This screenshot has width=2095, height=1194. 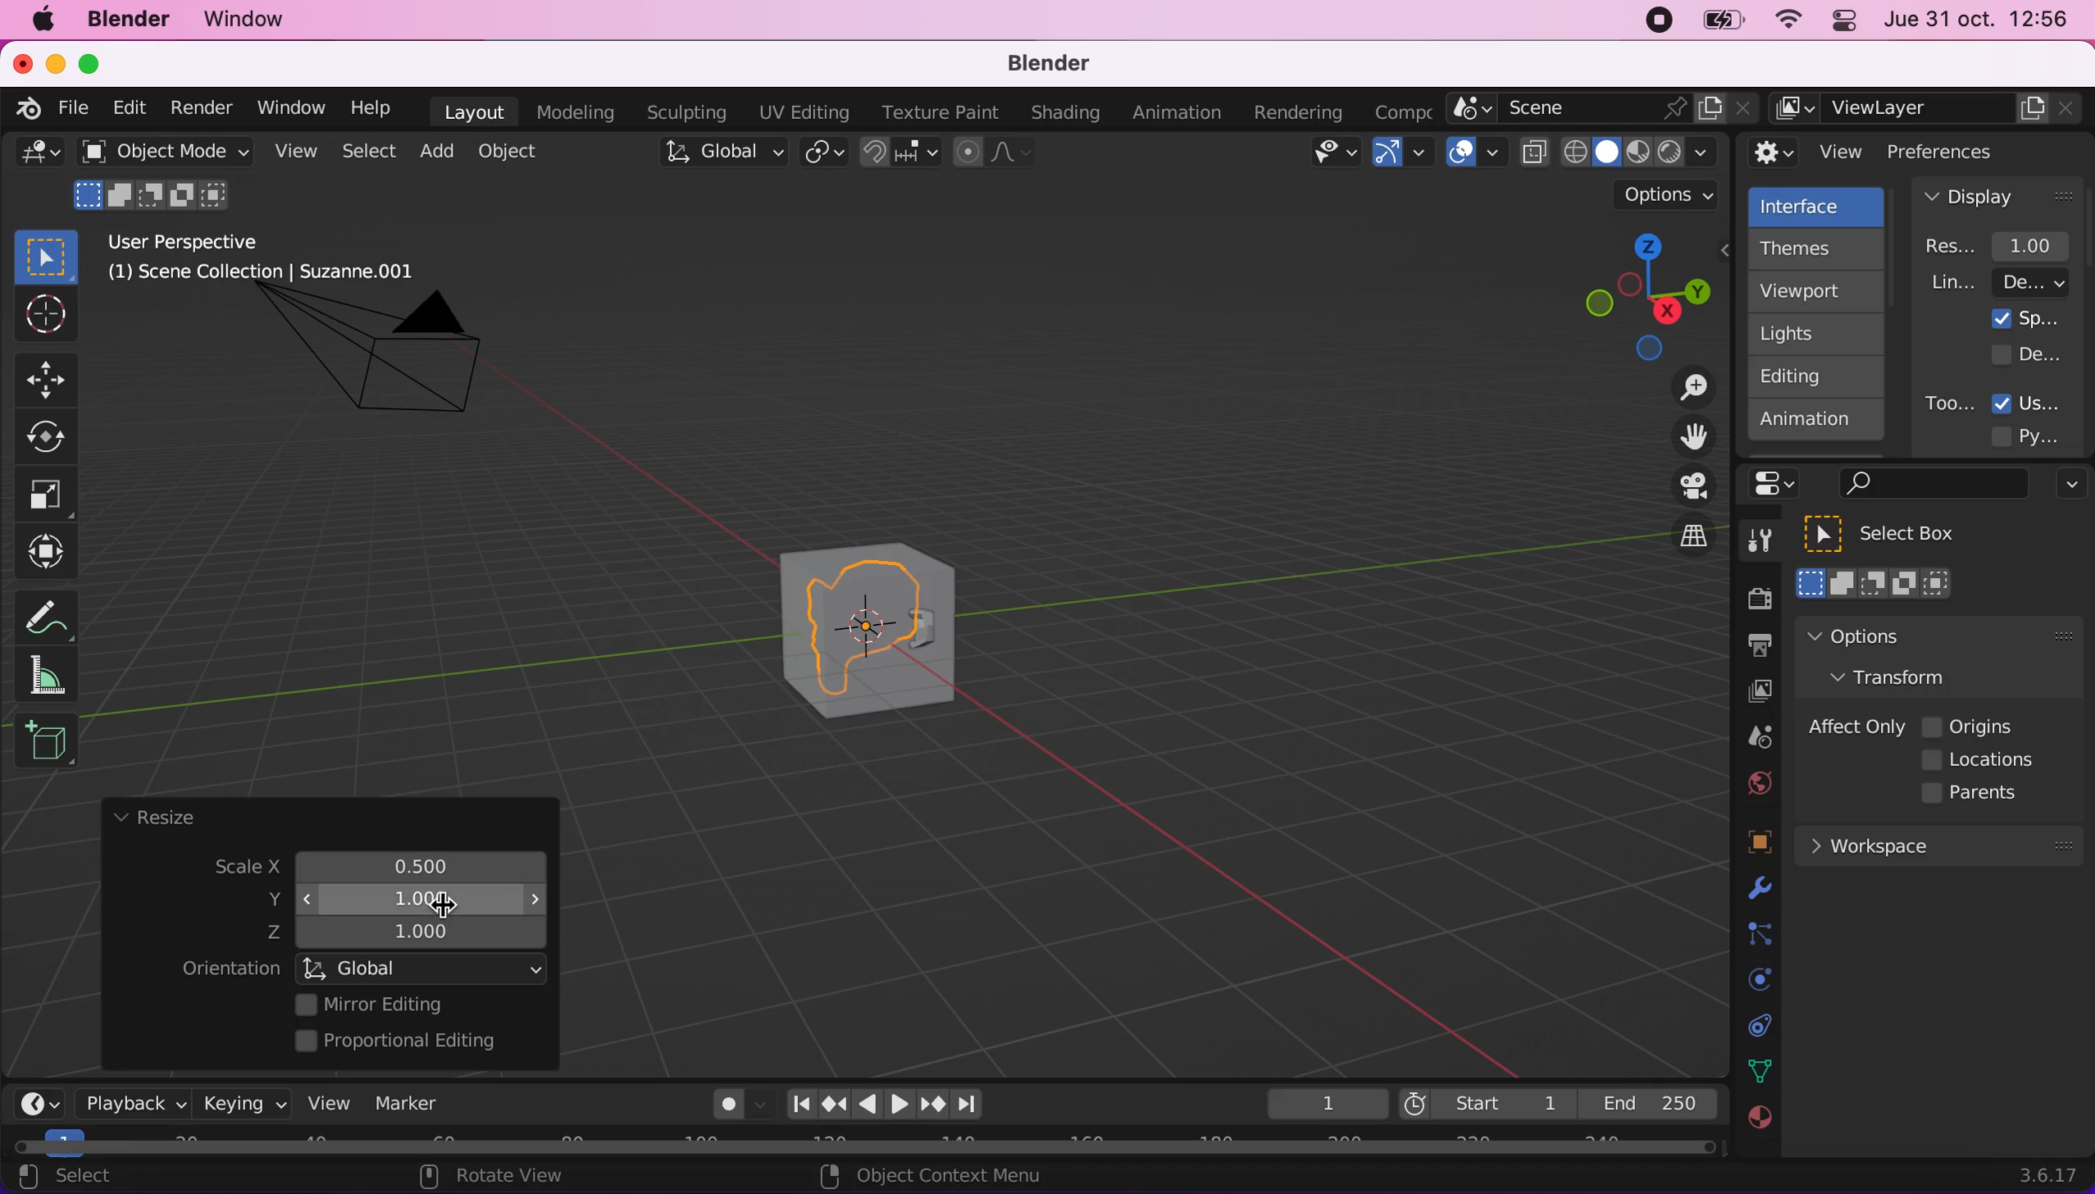 I want to click on physics prompts, so click(x=1749, y=982).